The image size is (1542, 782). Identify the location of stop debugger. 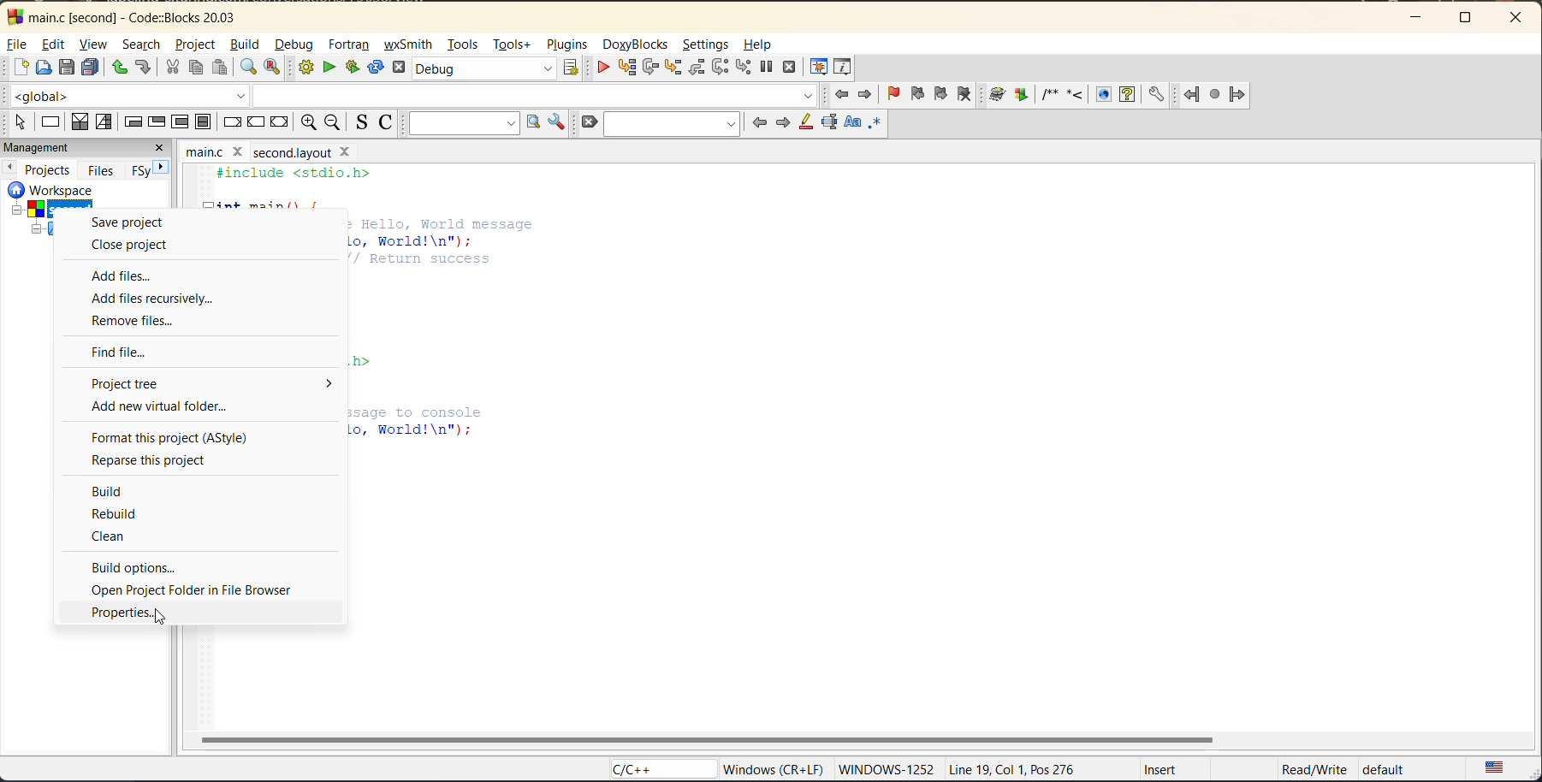
(791, 68).